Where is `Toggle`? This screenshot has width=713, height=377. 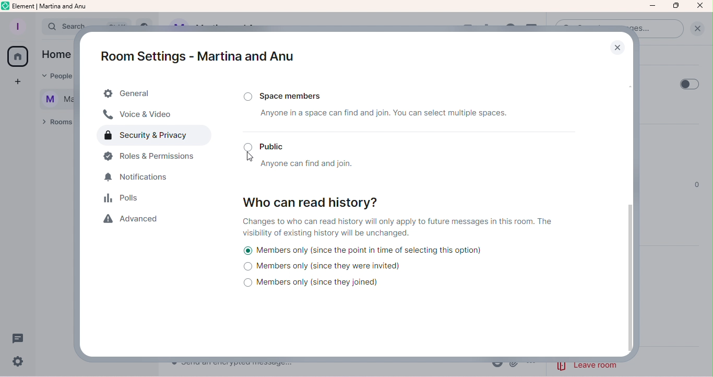 Toggle is located at coordinates (685, 84).